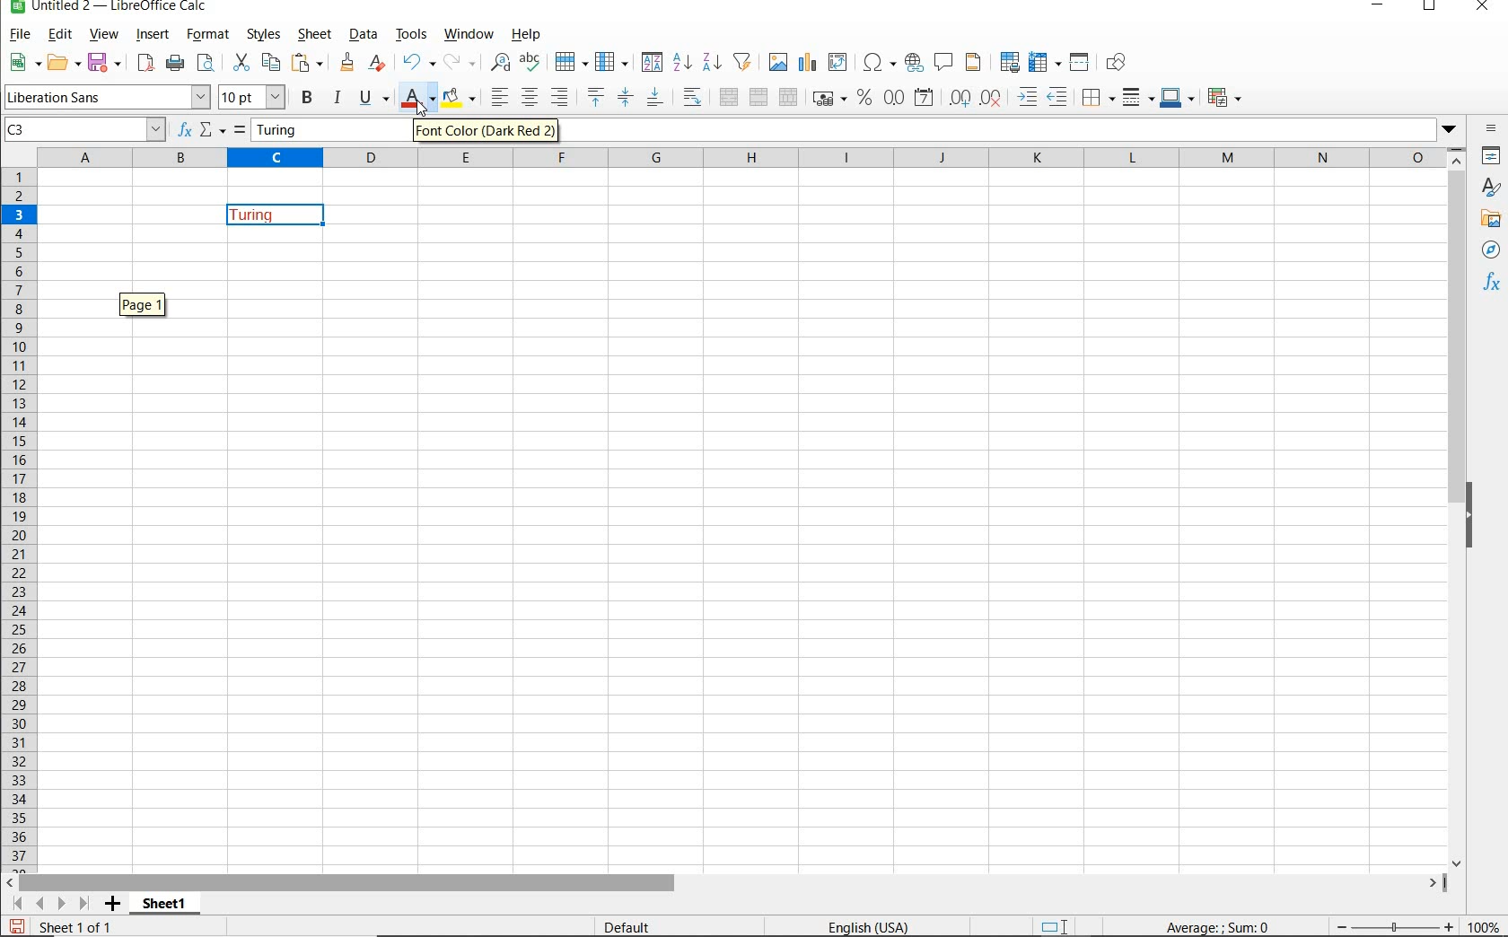 This screenshot has width=1508, height=937. I want to click on HELP, so click(529, 34).